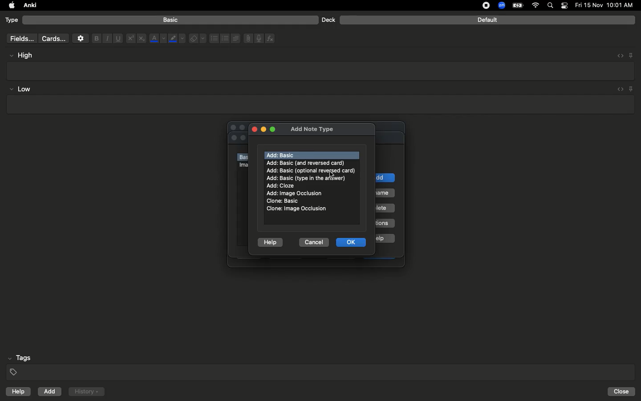 The image size is (641, 401). What do you see at coordinates (50, 392) in the screenshot?
I see `Add` at bounding box center [50, 392].